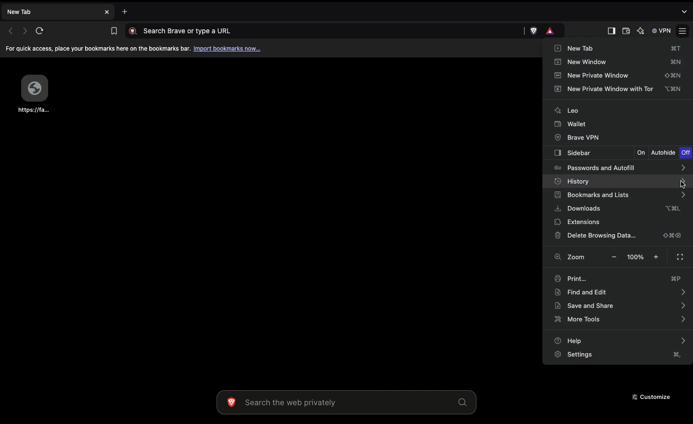 This screenshot has width=693, height=424. I want to click on More tools, so click(621, 319).